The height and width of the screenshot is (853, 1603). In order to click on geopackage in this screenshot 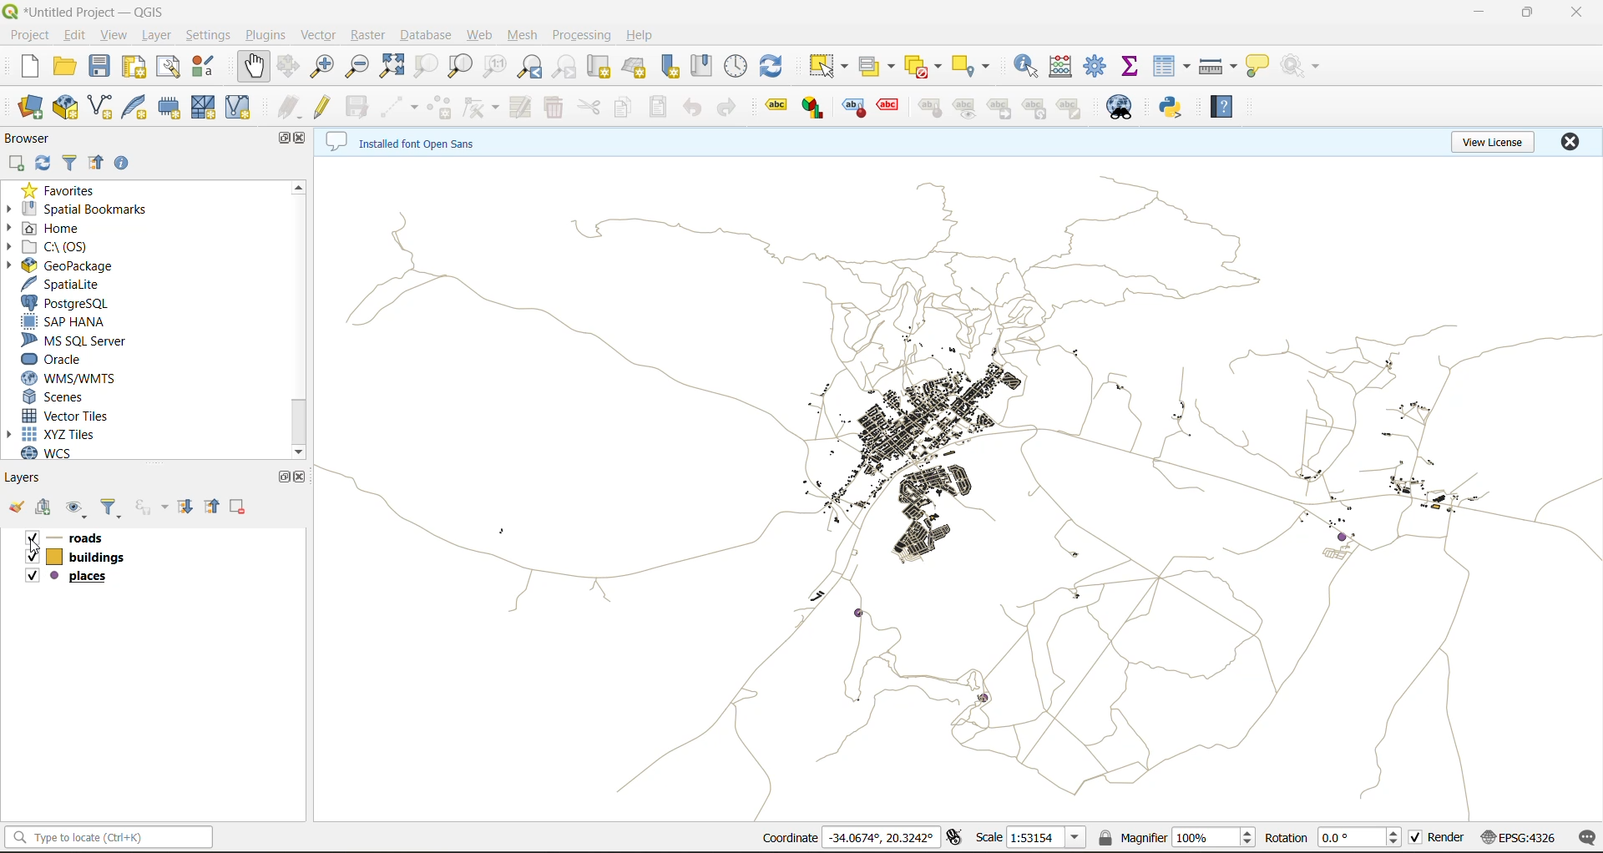, I will do `click(84, 267)`.